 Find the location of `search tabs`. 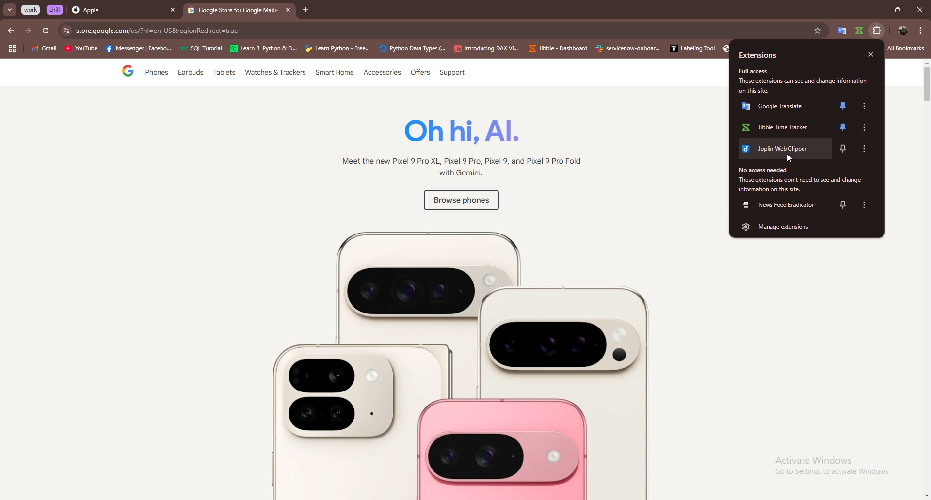

search tabs is located at coordinates (10, 10).